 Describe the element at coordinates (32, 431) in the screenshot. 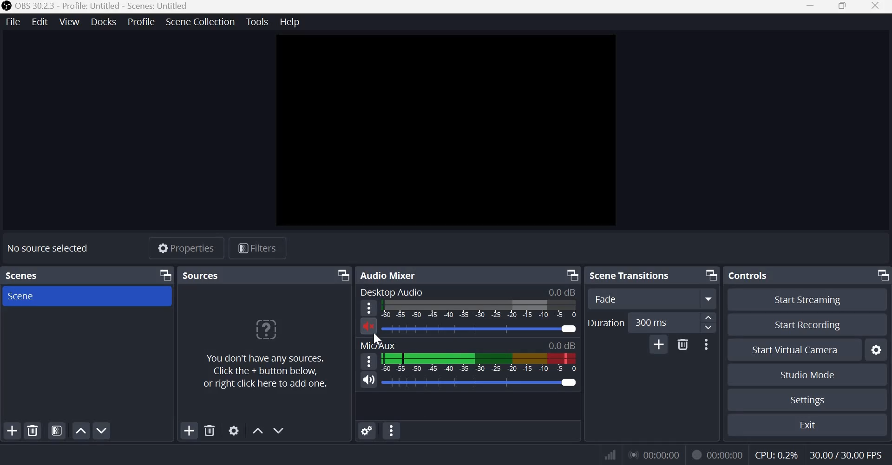

I see `Remove selected scene` at that location.